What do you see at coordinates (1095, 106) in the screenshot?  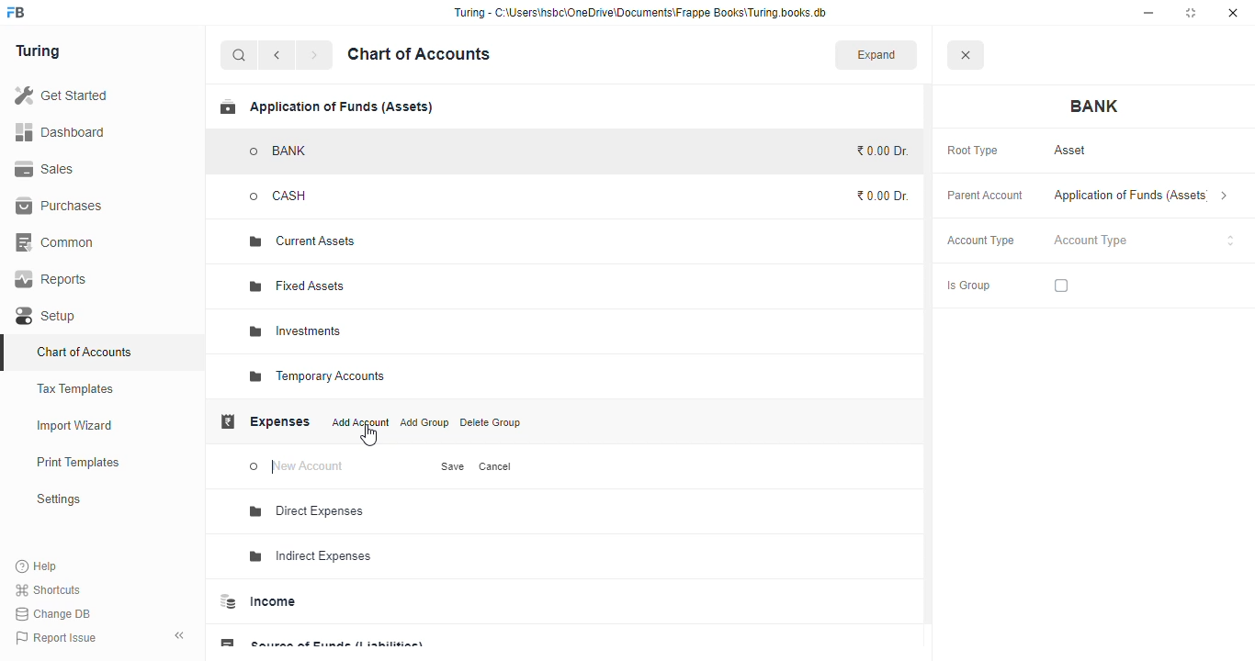 I see `bank` at bounding box center [1095, 106].